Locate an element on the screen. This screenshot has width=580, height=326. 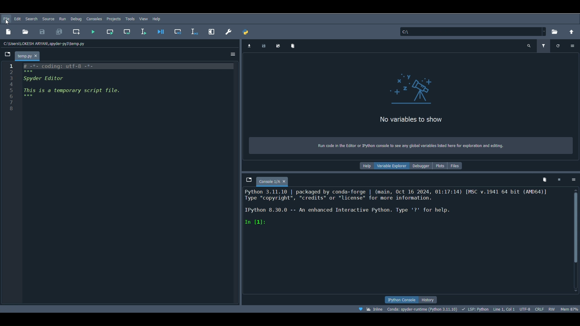
Debugger is located at coordinates (420, 165).